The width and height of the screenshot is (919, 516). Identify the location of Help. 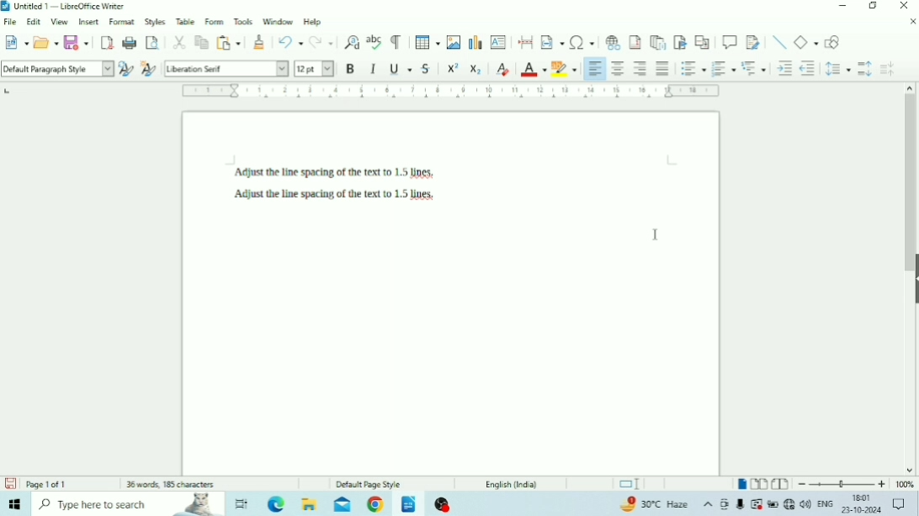
(313, 22).